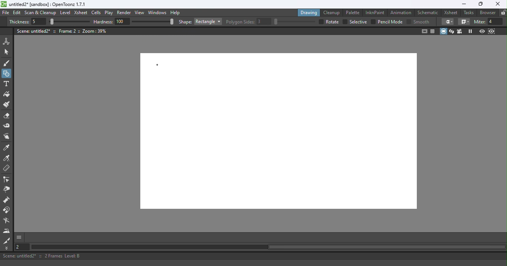  I want to click on Set the current frame, so click(21, 247).